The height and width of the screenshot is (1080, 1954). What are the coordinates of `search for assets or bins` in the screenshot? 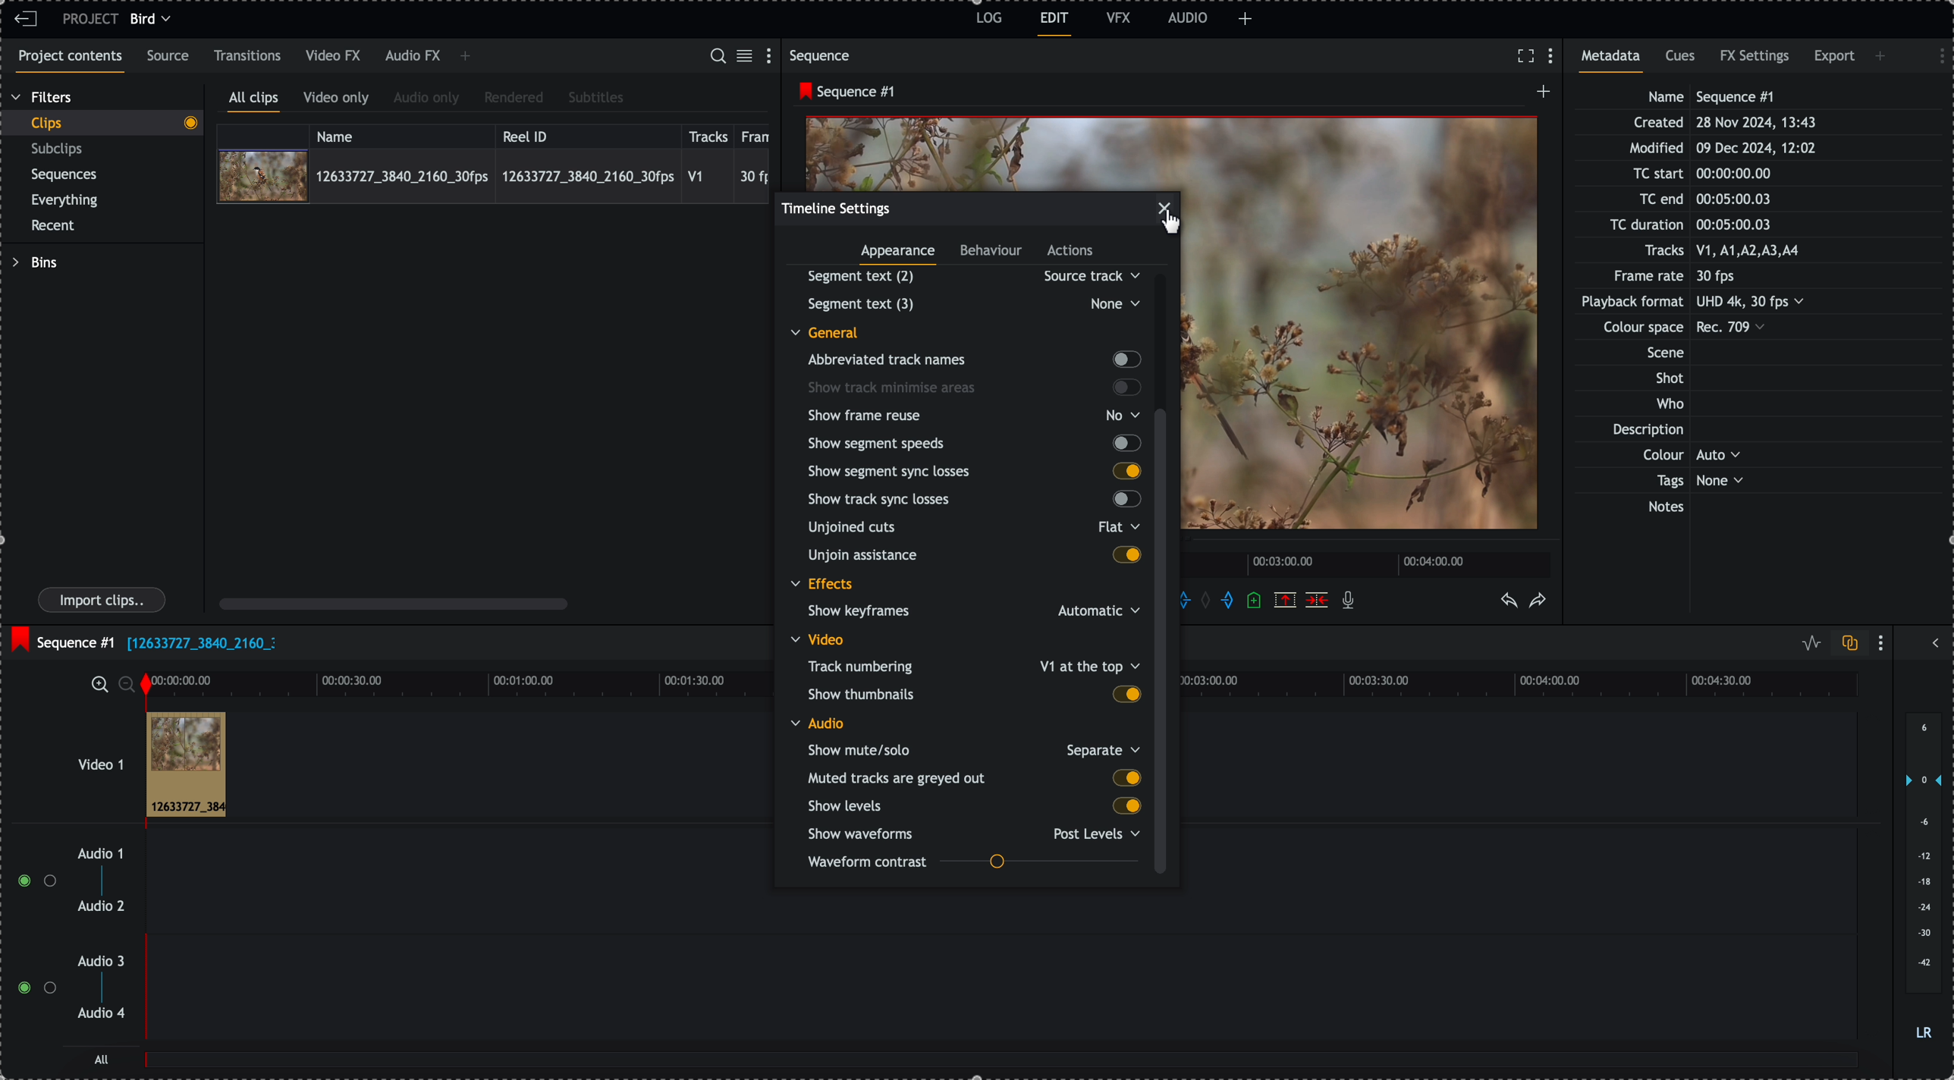 It's located at (717, 57).